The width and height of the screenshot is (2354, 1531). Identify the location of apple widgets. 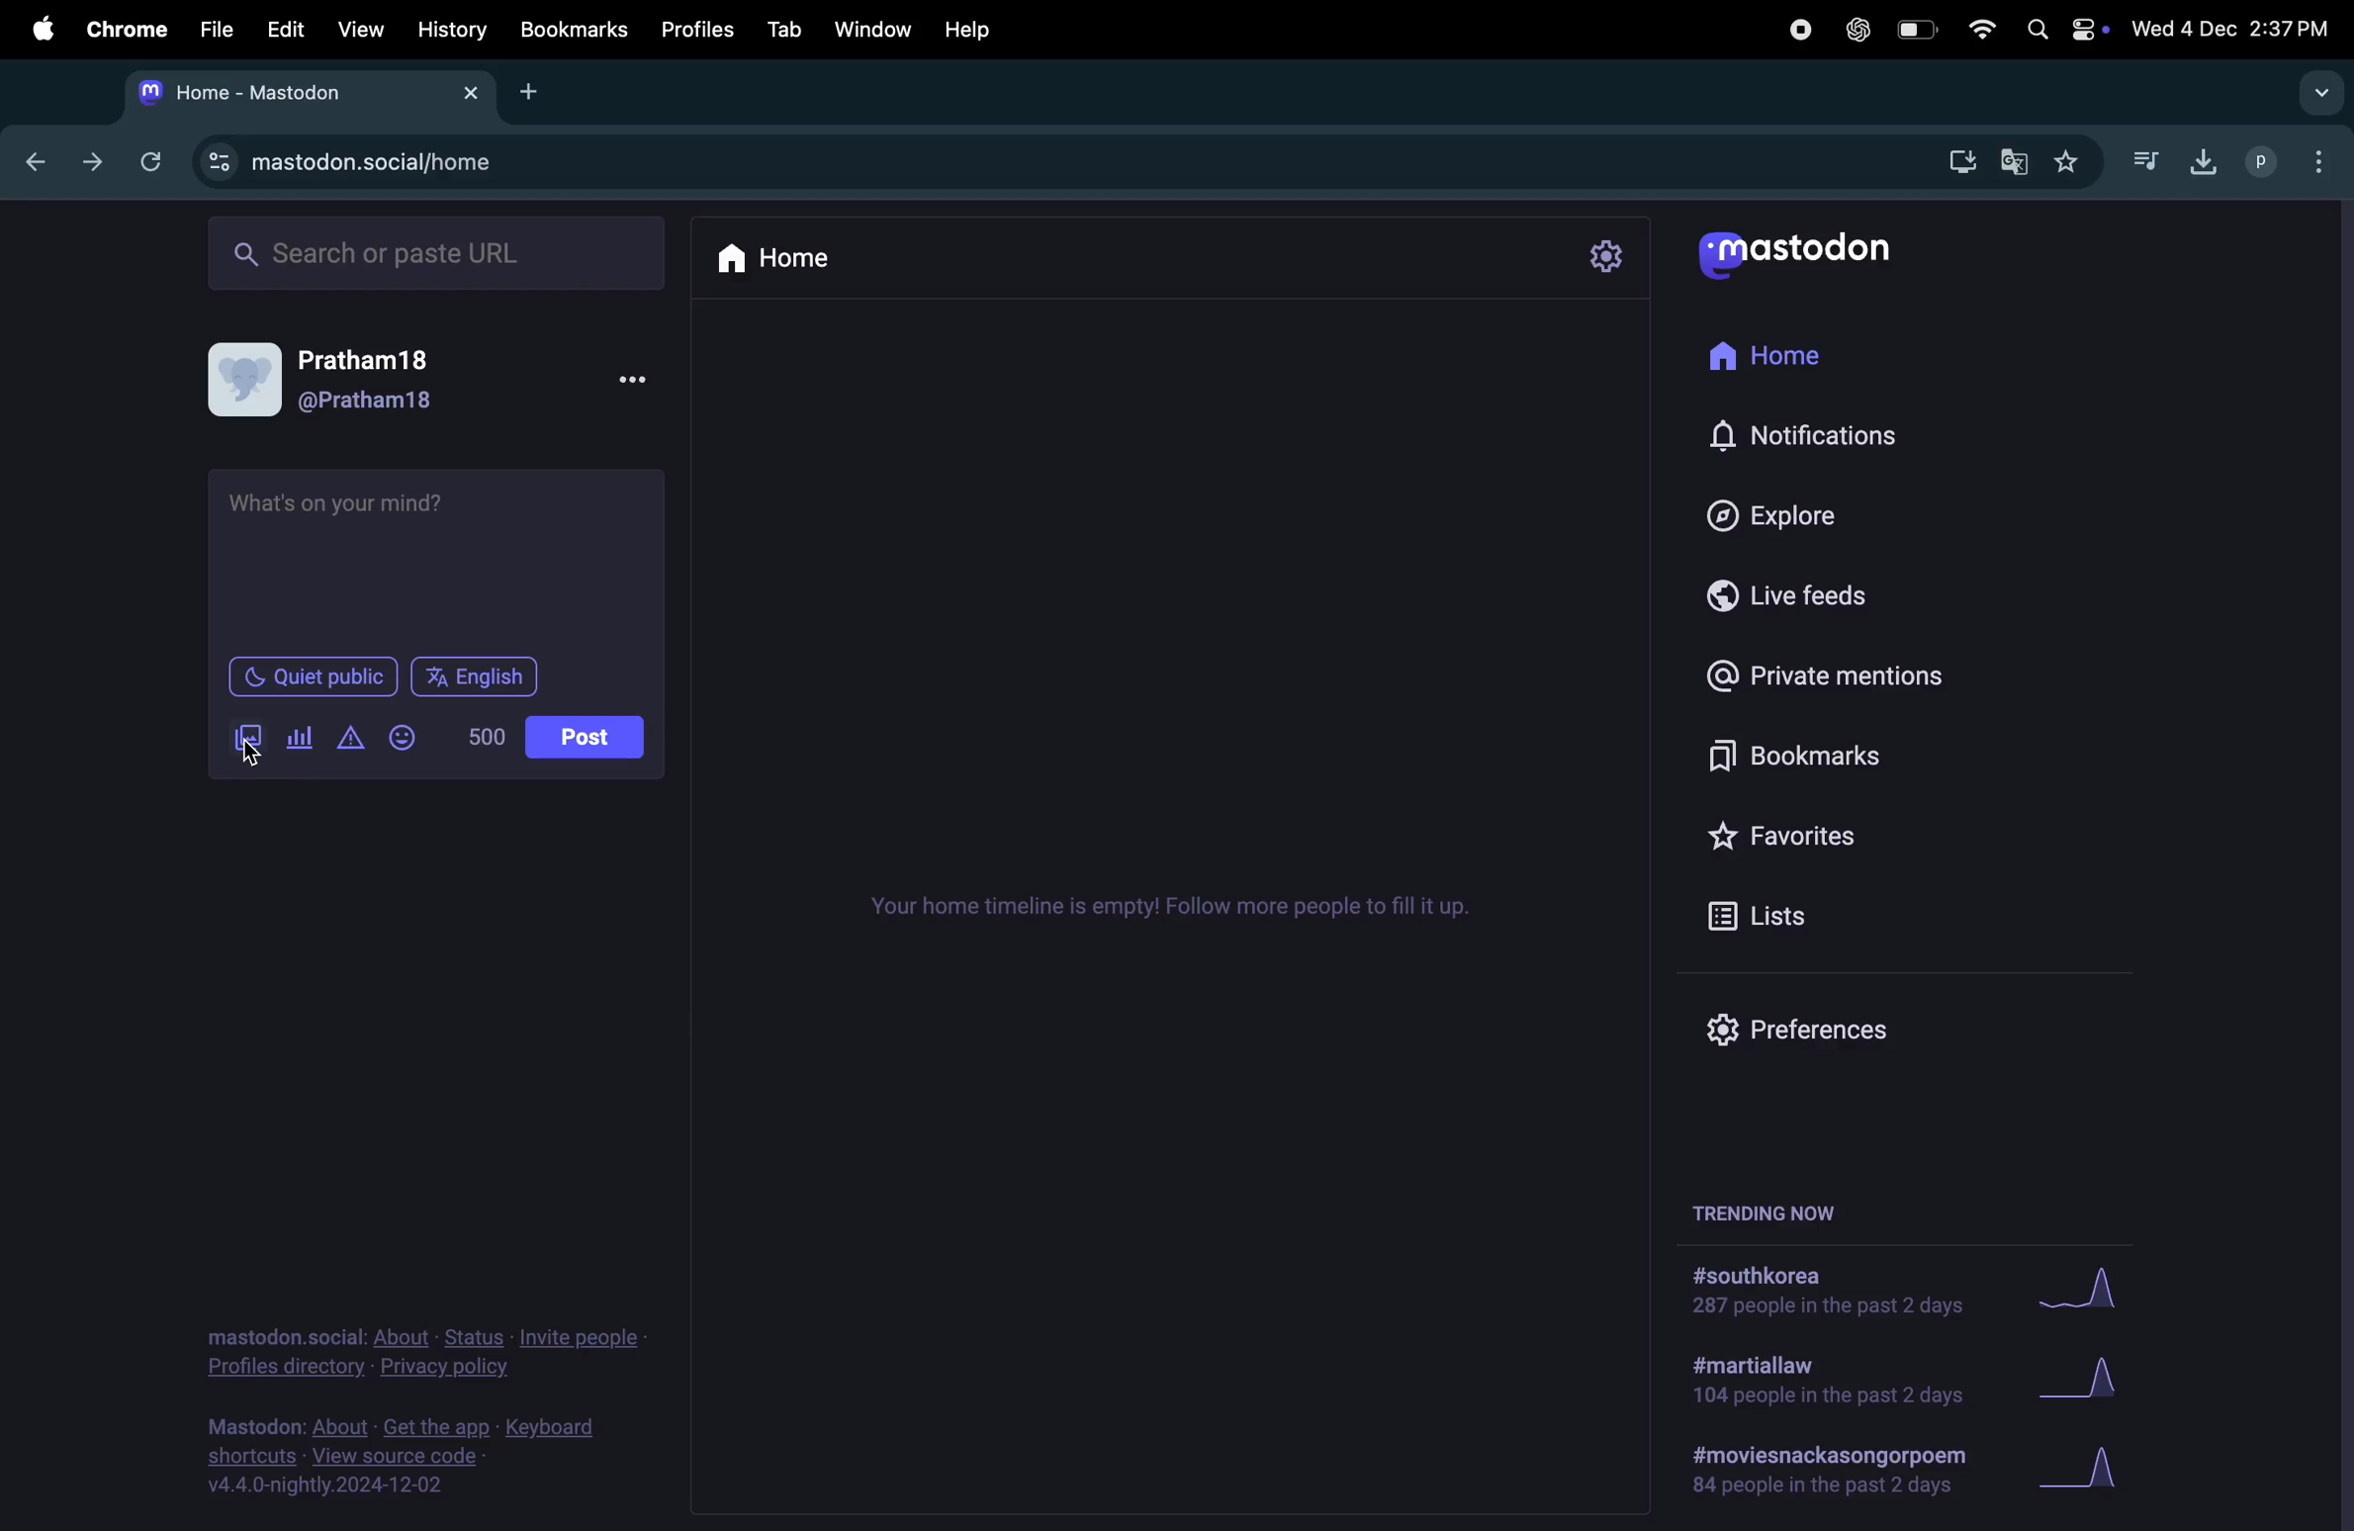
(2064, 27).